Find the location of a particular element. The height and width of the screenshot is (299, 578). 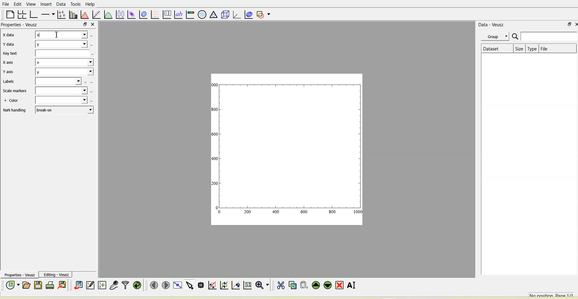

Help is located at coordinates (91, 4).